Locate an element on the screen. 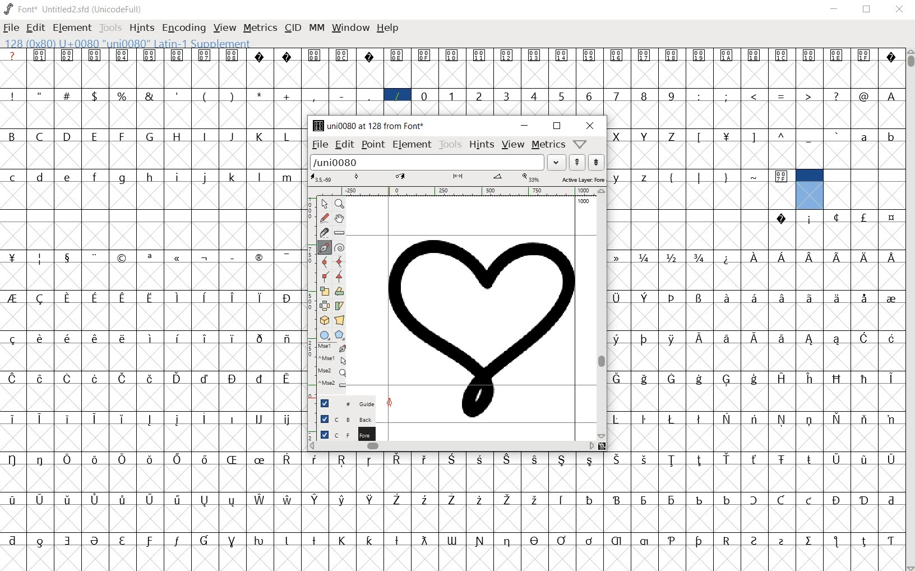 This screenshot has width=915, height=571. glyph is located at coordinates (177, 541).